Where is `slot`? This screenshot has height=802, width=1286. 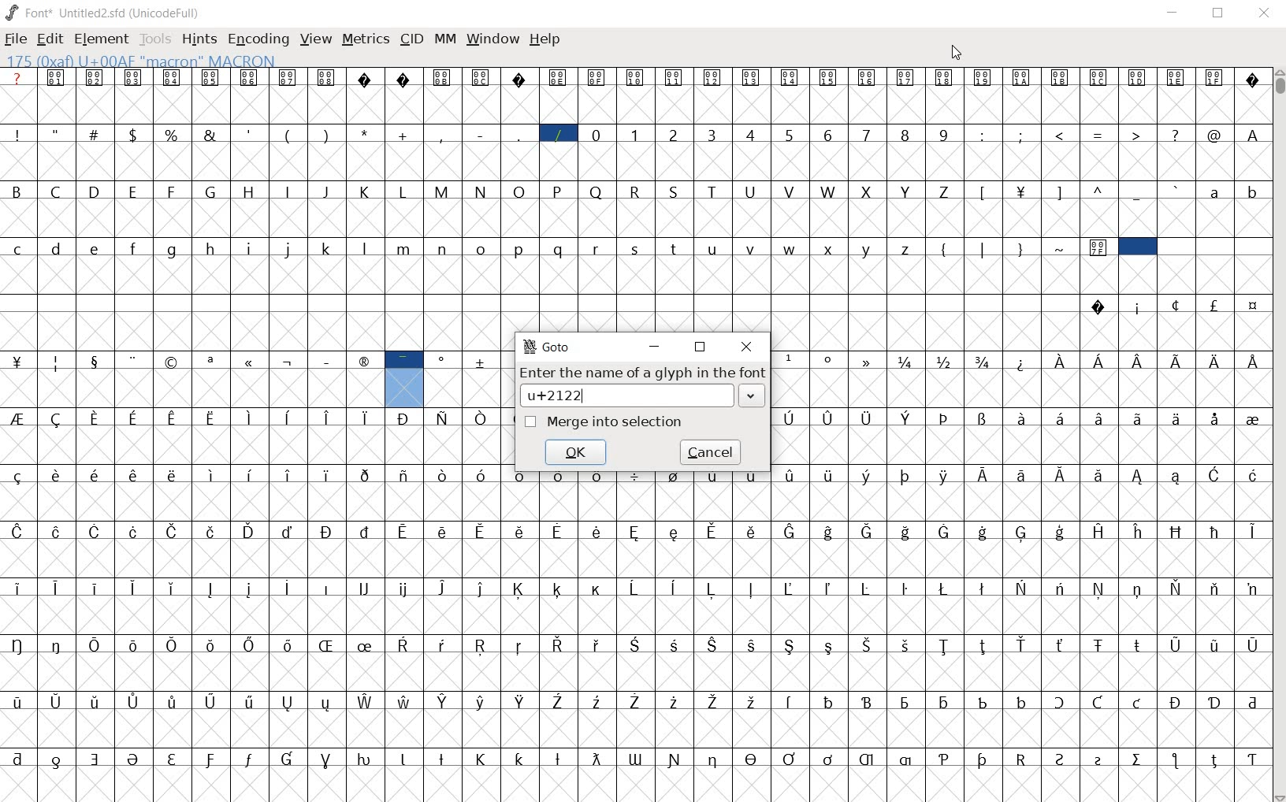 slot is located at coordinates (537, 316).